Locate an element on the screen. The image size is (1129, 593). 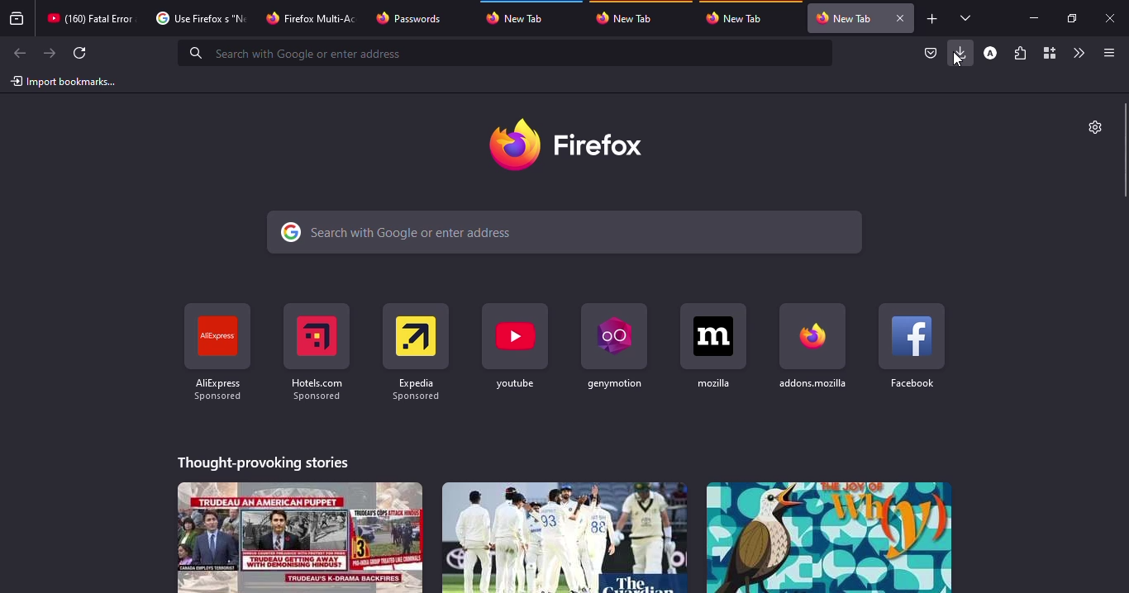
shortcut is located at coordinates (316, 351).